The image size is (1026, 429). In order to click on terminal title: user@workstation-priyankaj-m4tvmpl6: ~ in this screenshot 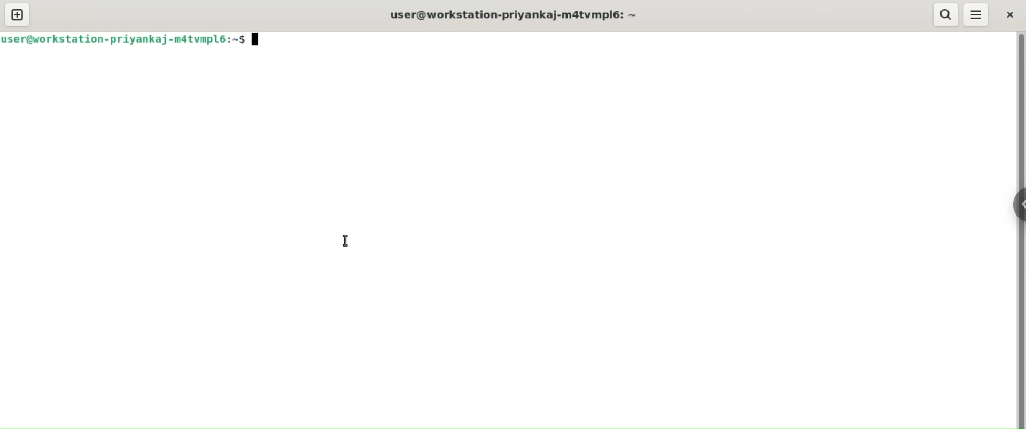, I will do `click(516, 16)`.